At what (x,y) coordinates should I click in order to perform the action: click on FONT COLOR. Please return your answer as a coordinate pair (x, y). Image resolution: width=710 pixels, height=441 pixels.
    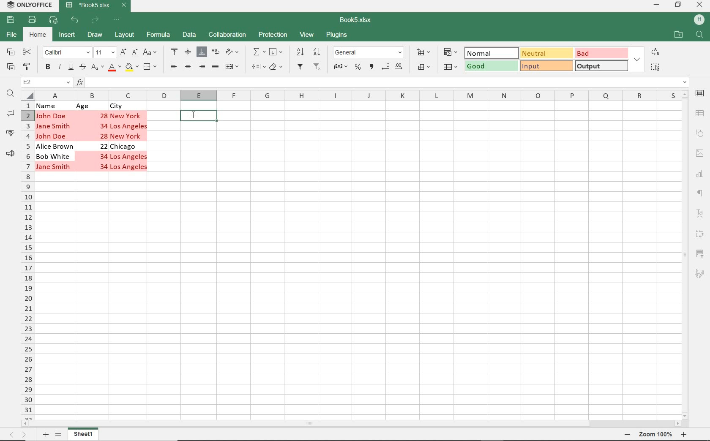
    Looking at the image, I should click on (114, 68).